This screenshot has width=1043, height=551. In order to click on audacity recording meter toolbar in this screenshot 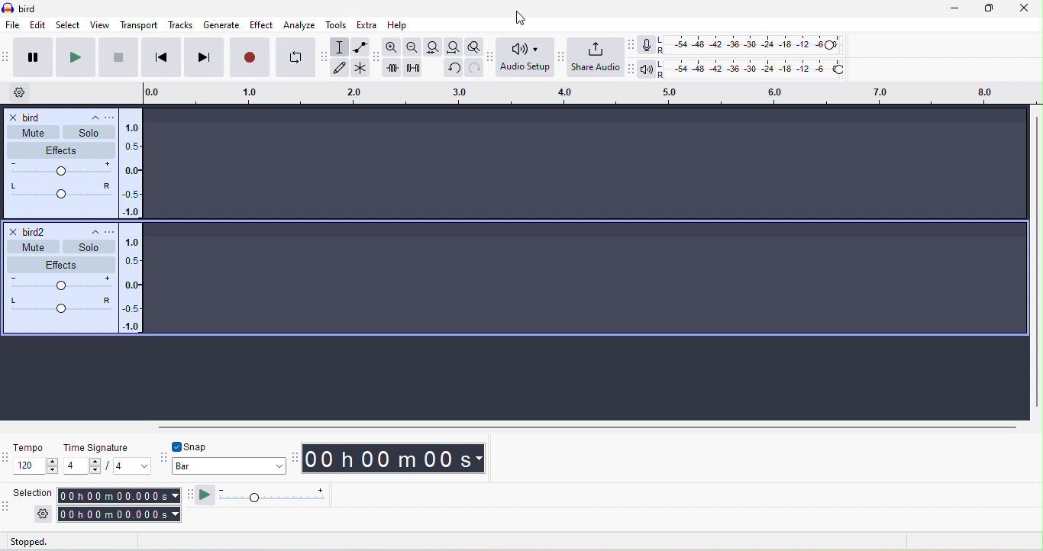, I will do `click(631, 47)`.